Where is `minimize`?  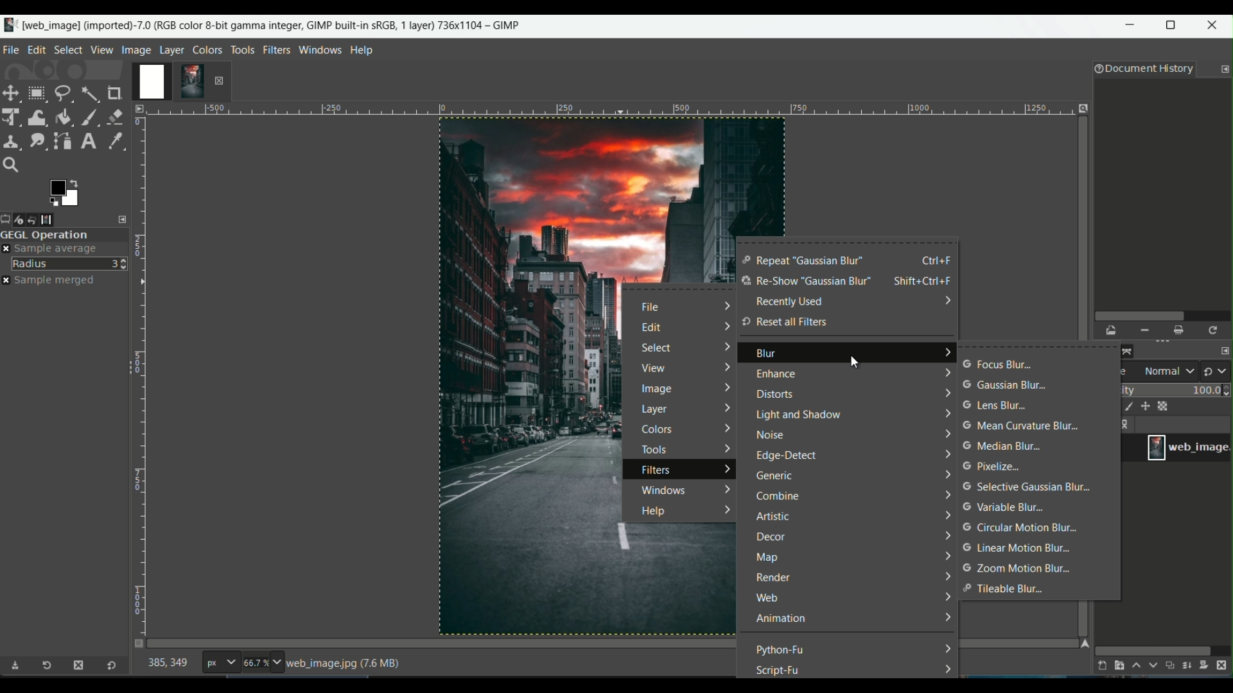 minimize is located at coordinates (1131, 28).